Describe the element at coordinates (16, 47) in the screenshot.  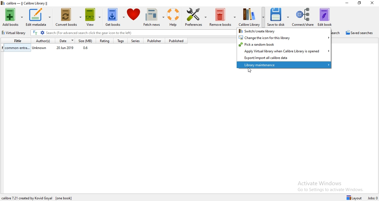
I see `common-entra...` at that location.